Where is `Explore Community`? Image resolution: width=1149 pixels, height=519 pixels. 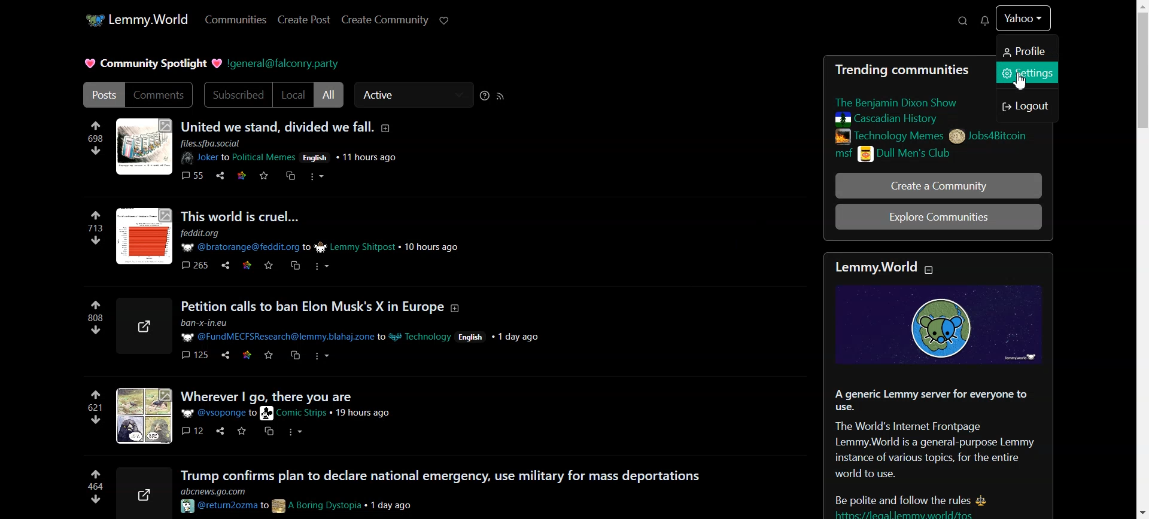 Explore Community is located at coordinates (936, 217).